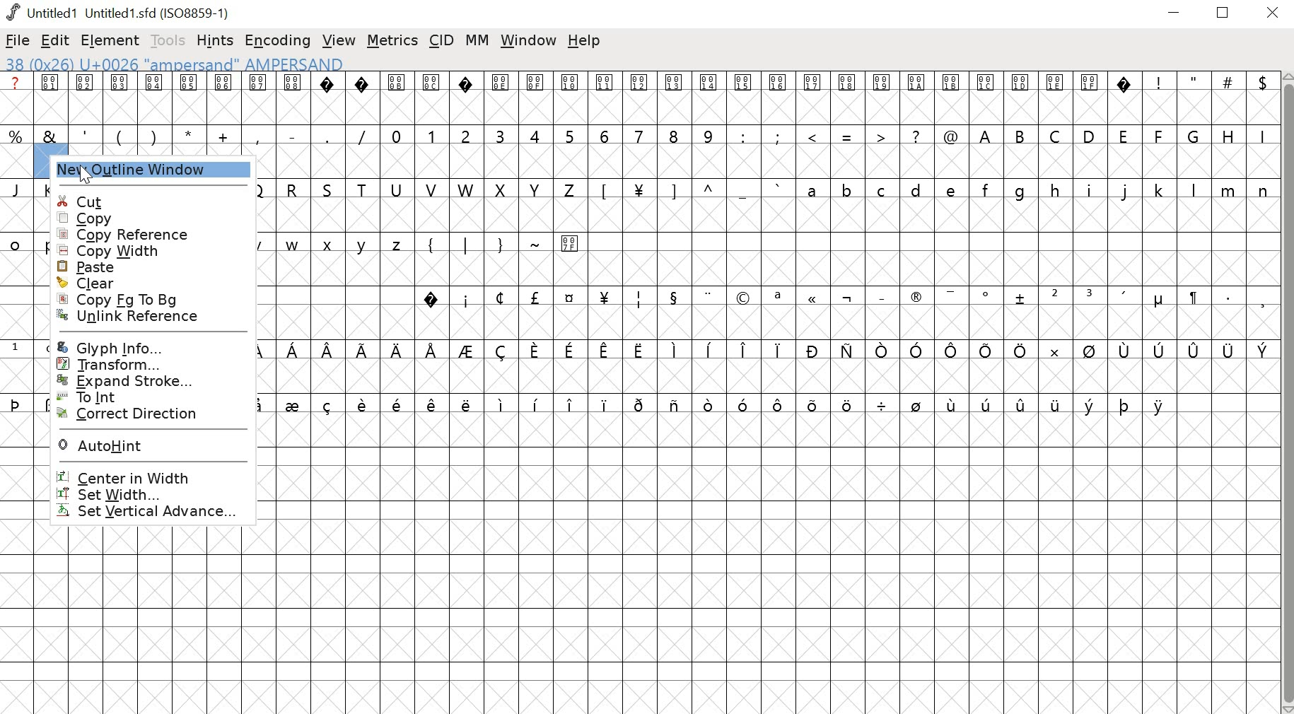 The height and width of the screenshot is (714, 1294). I want to click on %, so click(17, 136).